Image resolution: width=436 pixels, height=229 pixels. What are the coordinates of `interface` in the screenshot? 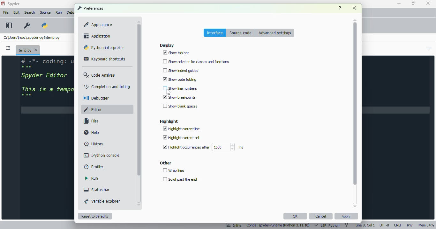 It's located at (215, 33).